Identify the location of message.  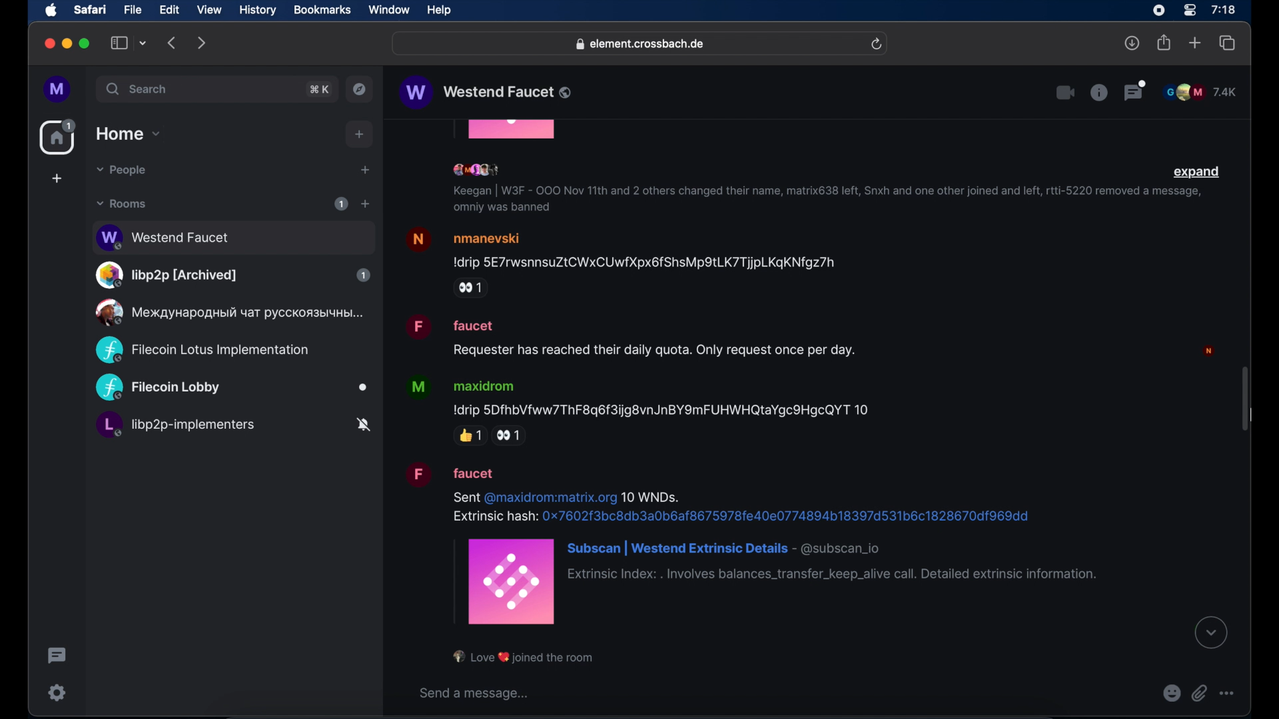
(751, 543).